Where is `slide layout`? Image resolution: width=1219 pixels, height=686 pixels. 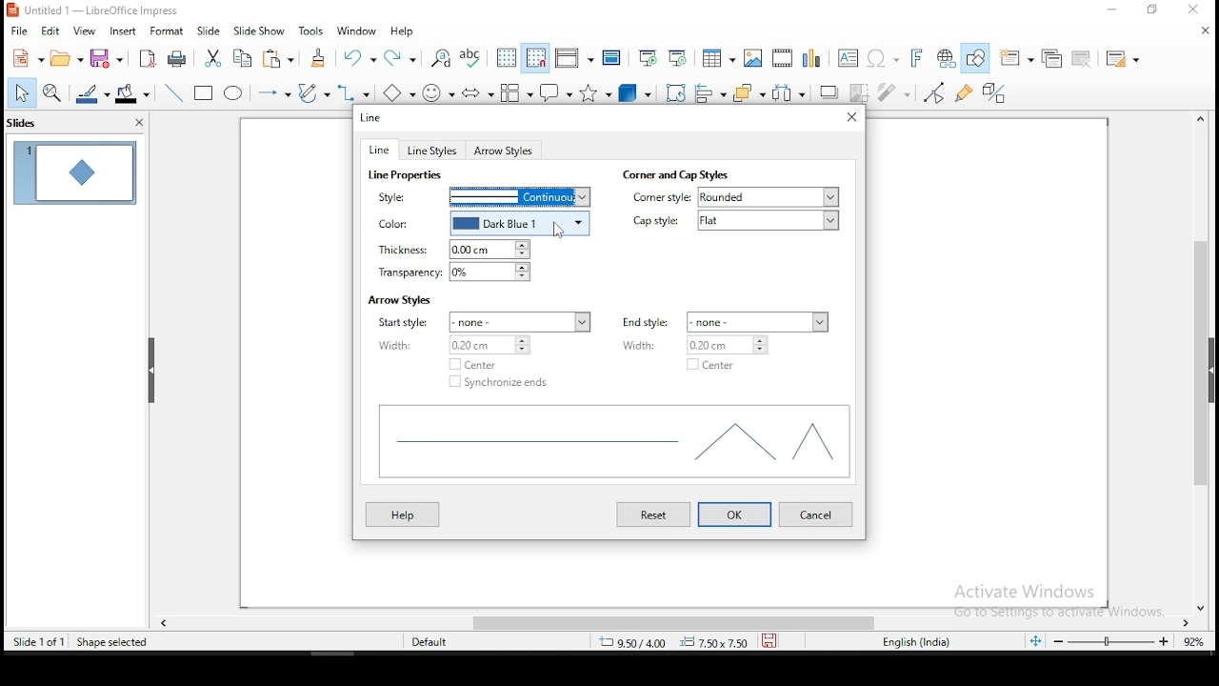
slide layout is located at coordinates (1126, 59).